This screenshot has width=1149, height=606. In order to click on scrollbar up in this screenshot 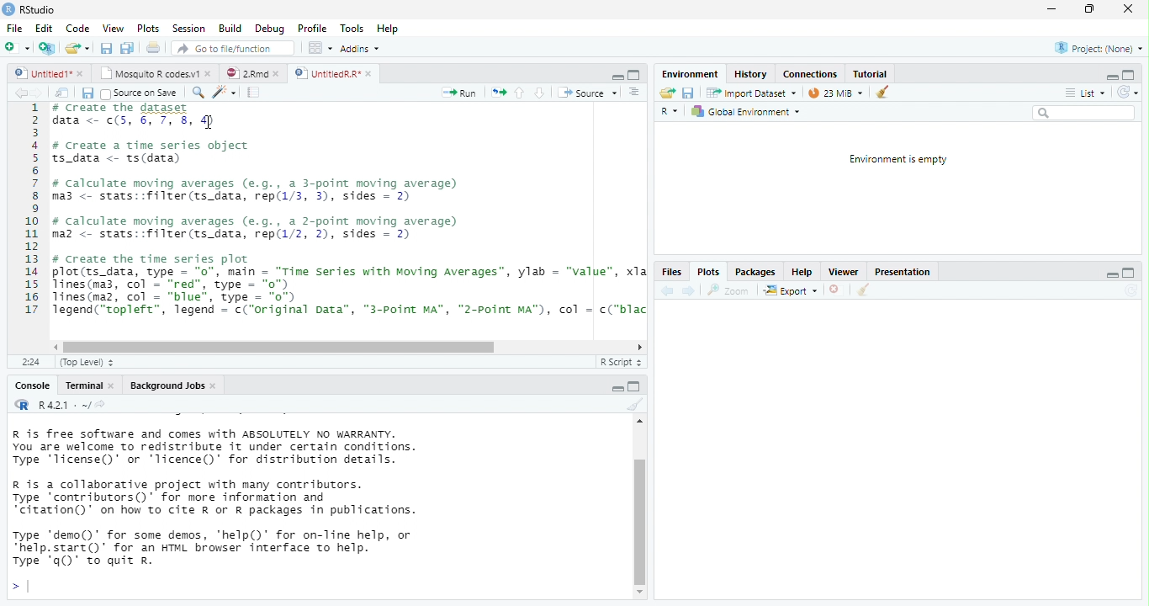, I will do `click(638, 423)`.